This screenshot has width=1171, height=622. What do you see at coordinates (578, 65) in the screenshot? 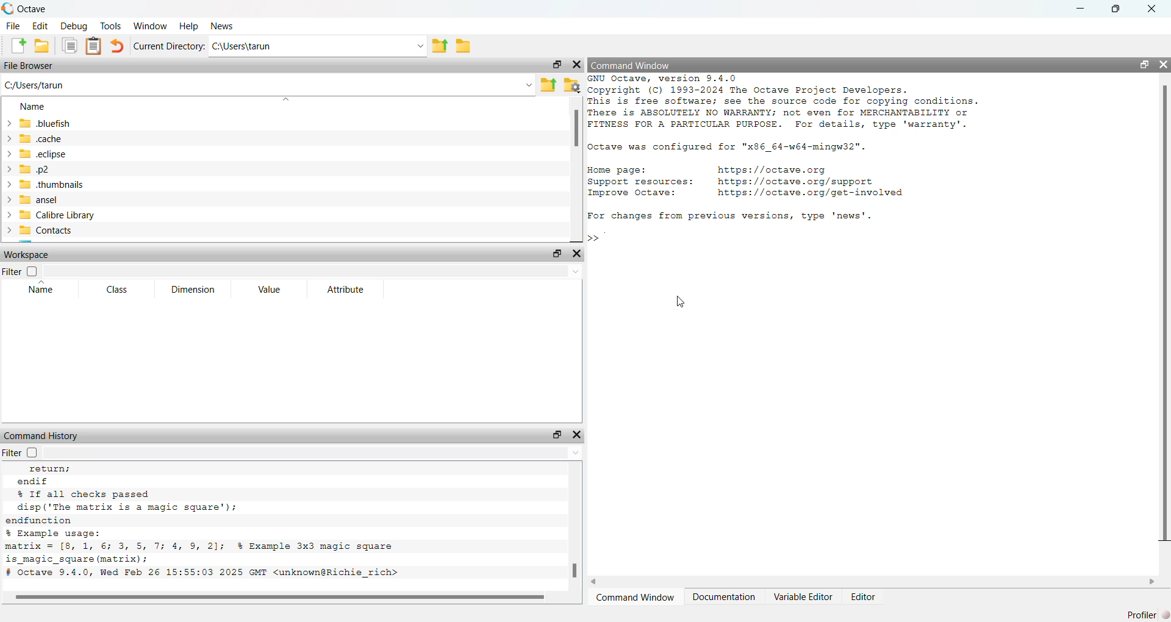
I see `close` at bounding box center [578, 65].